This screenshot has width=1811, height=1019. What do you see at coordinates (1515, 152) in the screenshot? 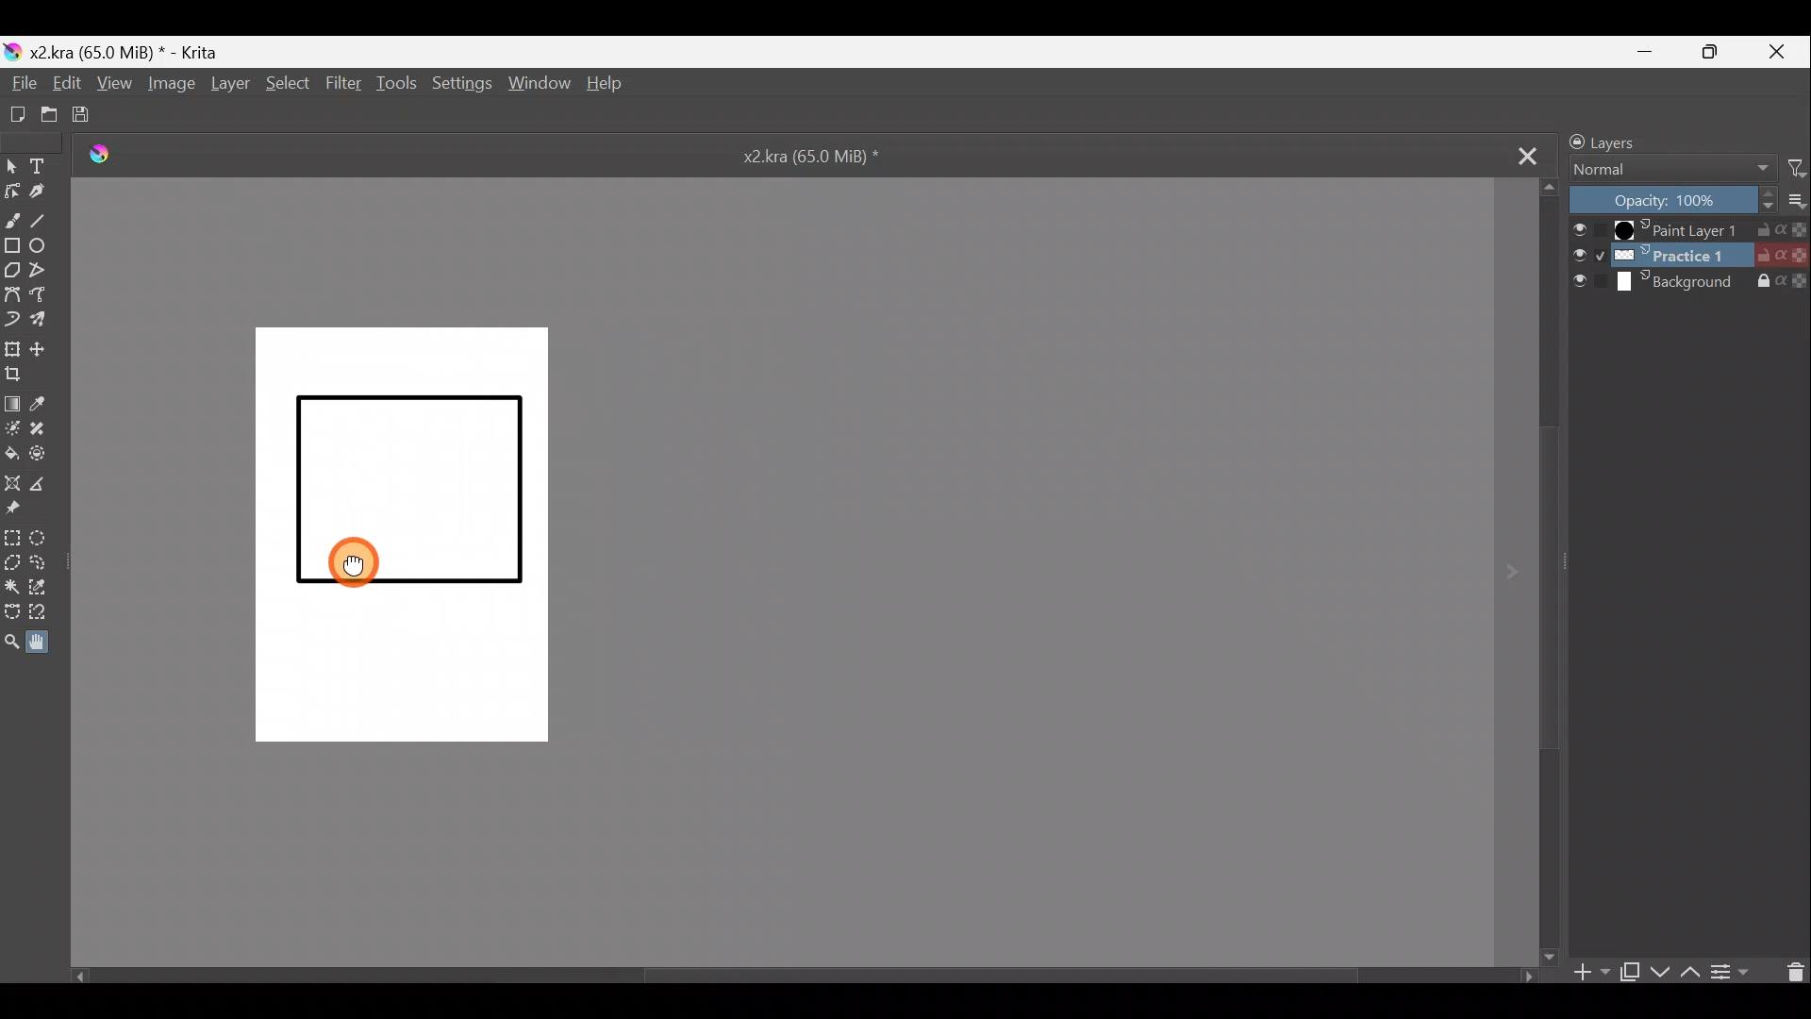
I see `Close tab` at bounding box center [1515, 152].